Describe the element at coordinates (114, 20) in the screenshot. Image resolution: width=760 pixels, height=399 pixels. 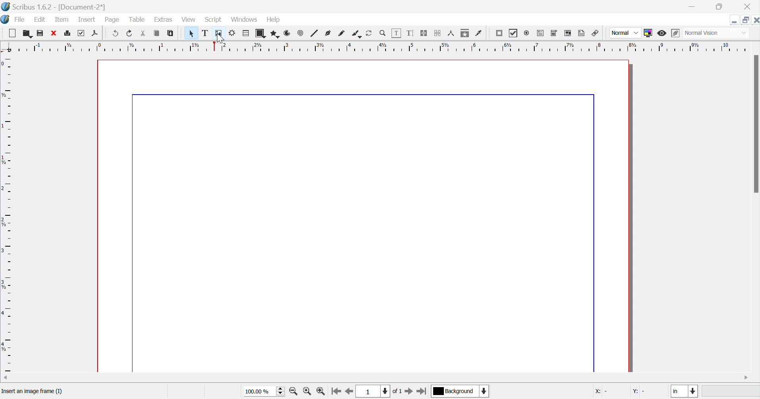
I see `page` at that location.